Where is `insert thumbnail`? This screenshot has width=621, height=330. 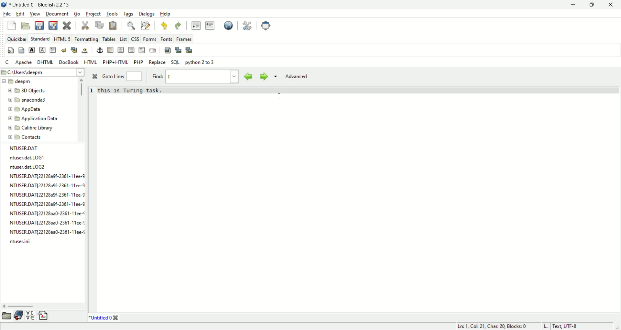 insert thumbnail is located at coordinates (179, 50).